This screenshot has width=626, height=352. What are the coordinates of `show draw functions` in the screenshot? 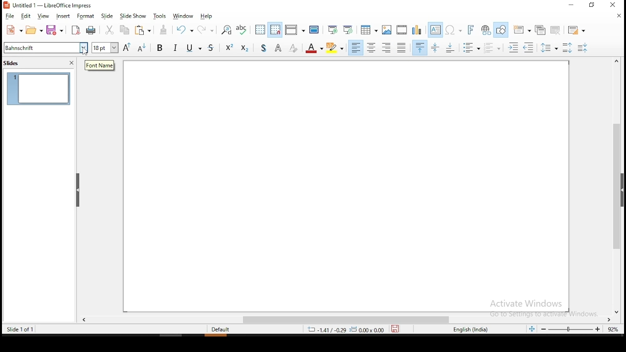 It's located at (501, 30).